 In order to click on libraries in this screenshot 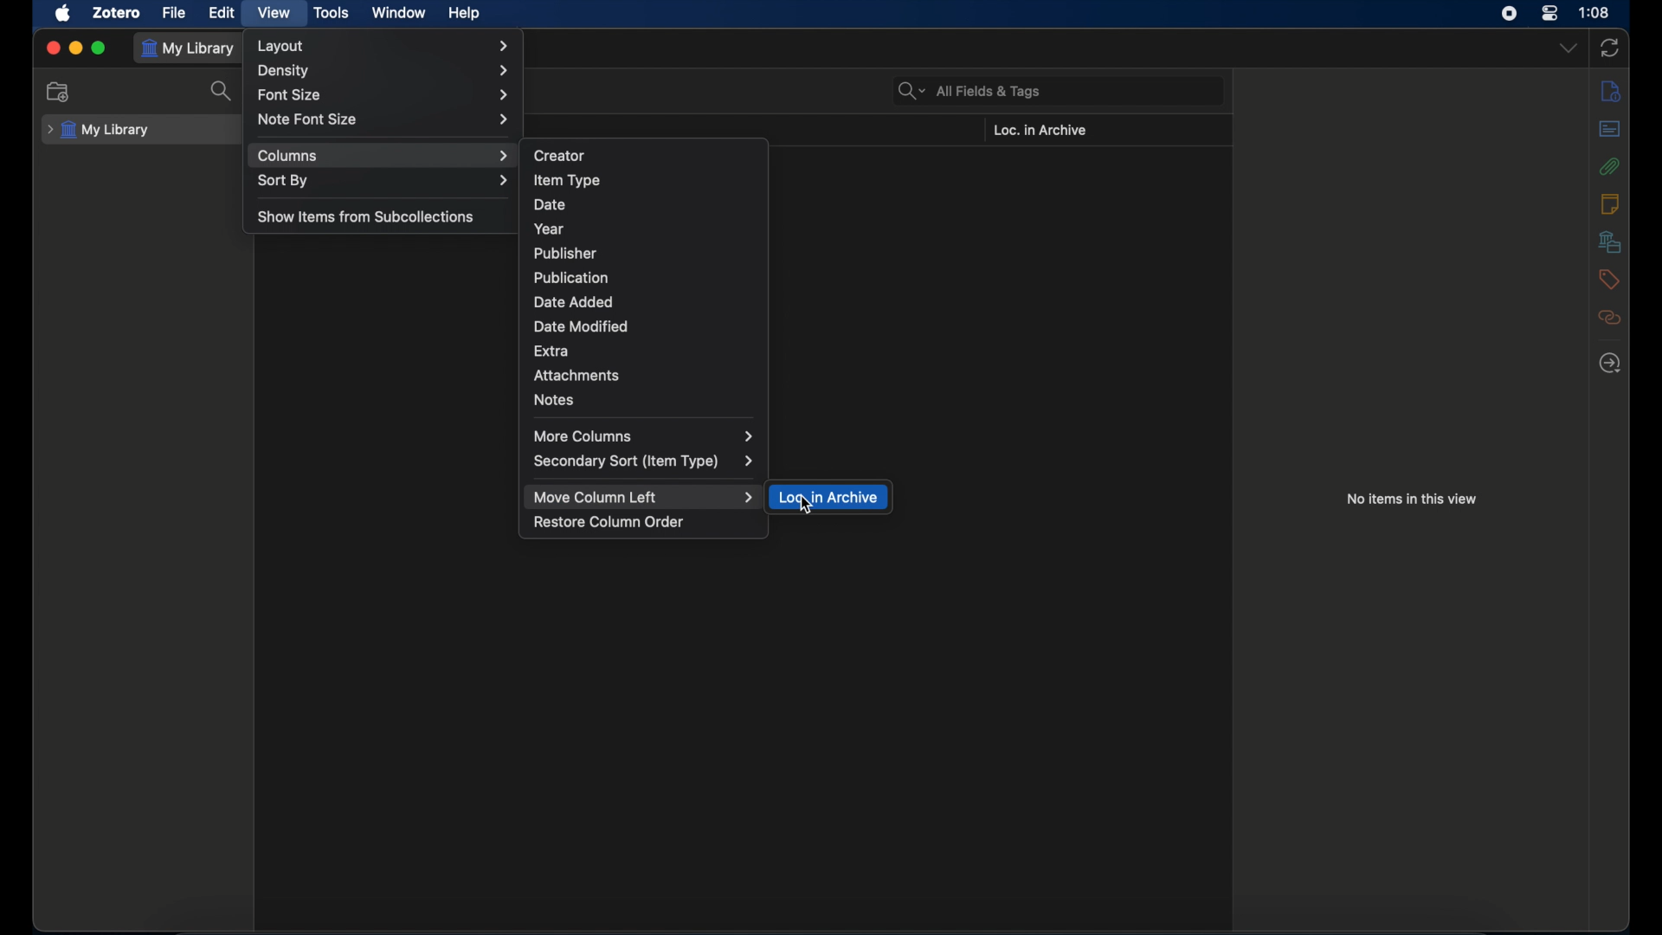, I will do `click(1610, 242)`.